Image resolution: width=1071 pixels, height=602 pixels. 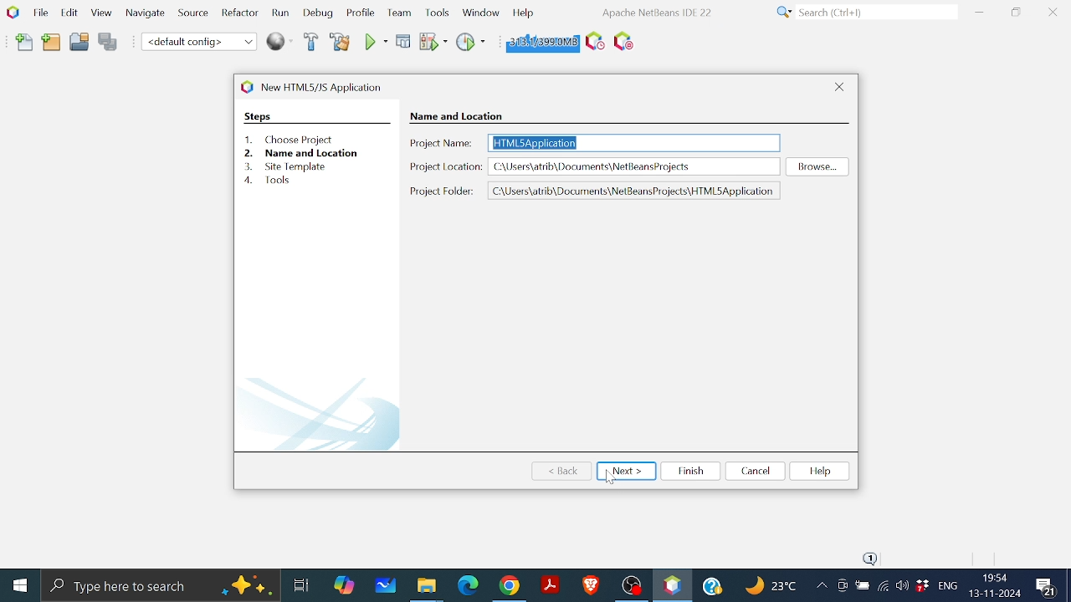 I want to click on Default coding, so click(x=199, y=41).